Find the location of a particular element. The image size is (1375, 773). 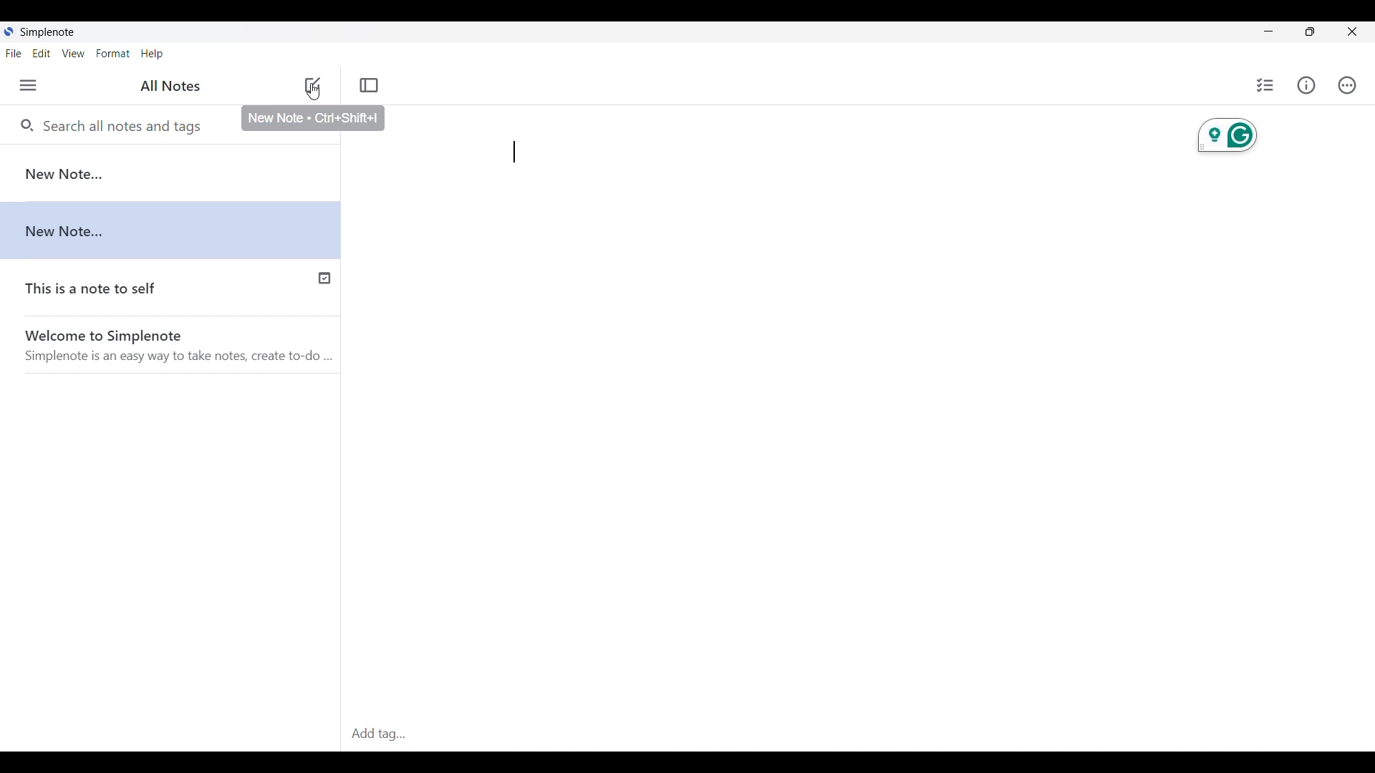

Cursor is located at coordinates (314, 96).